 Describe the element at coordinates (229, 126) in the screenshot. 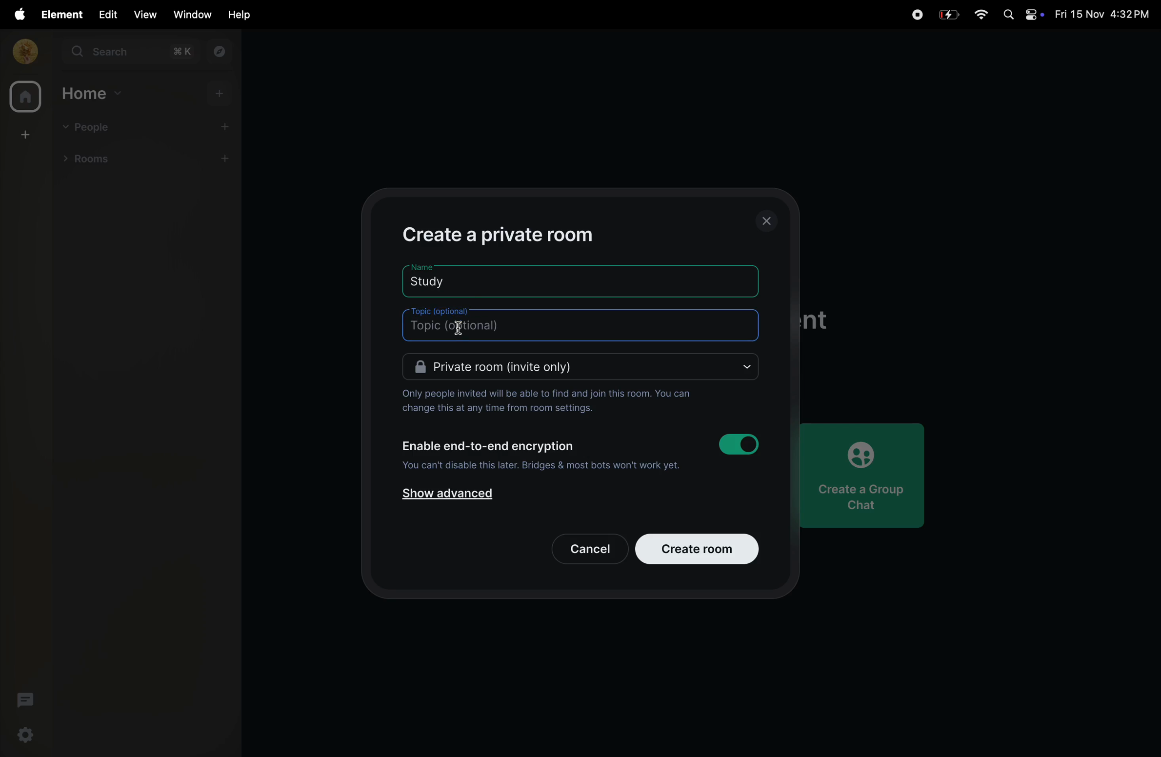

I see `add` at that location.